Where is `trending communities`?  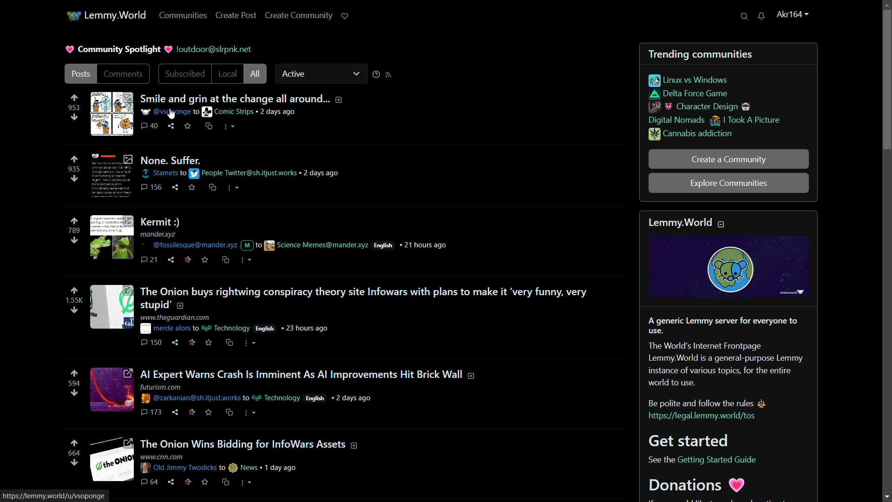 trending communities is located at coordinates (701, 55).